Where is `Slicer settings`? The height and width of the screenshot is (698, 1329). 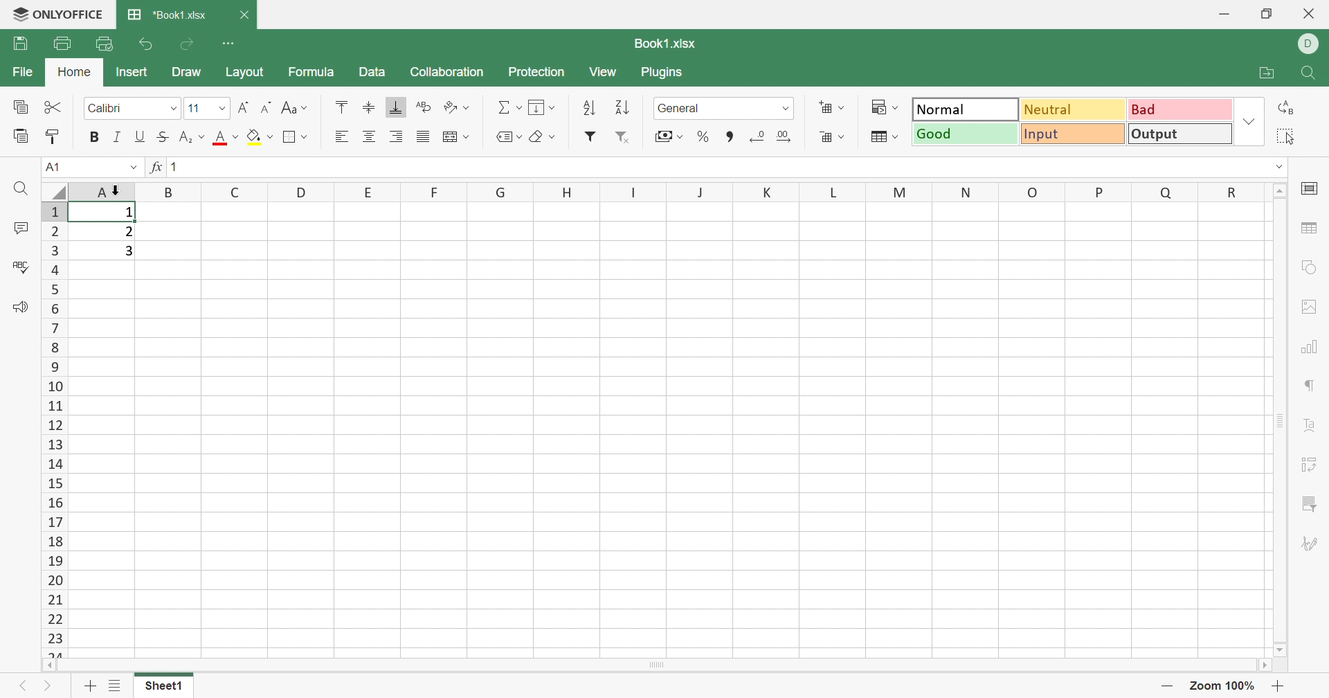 Slicer settings is located at coordinates (1308, 504).